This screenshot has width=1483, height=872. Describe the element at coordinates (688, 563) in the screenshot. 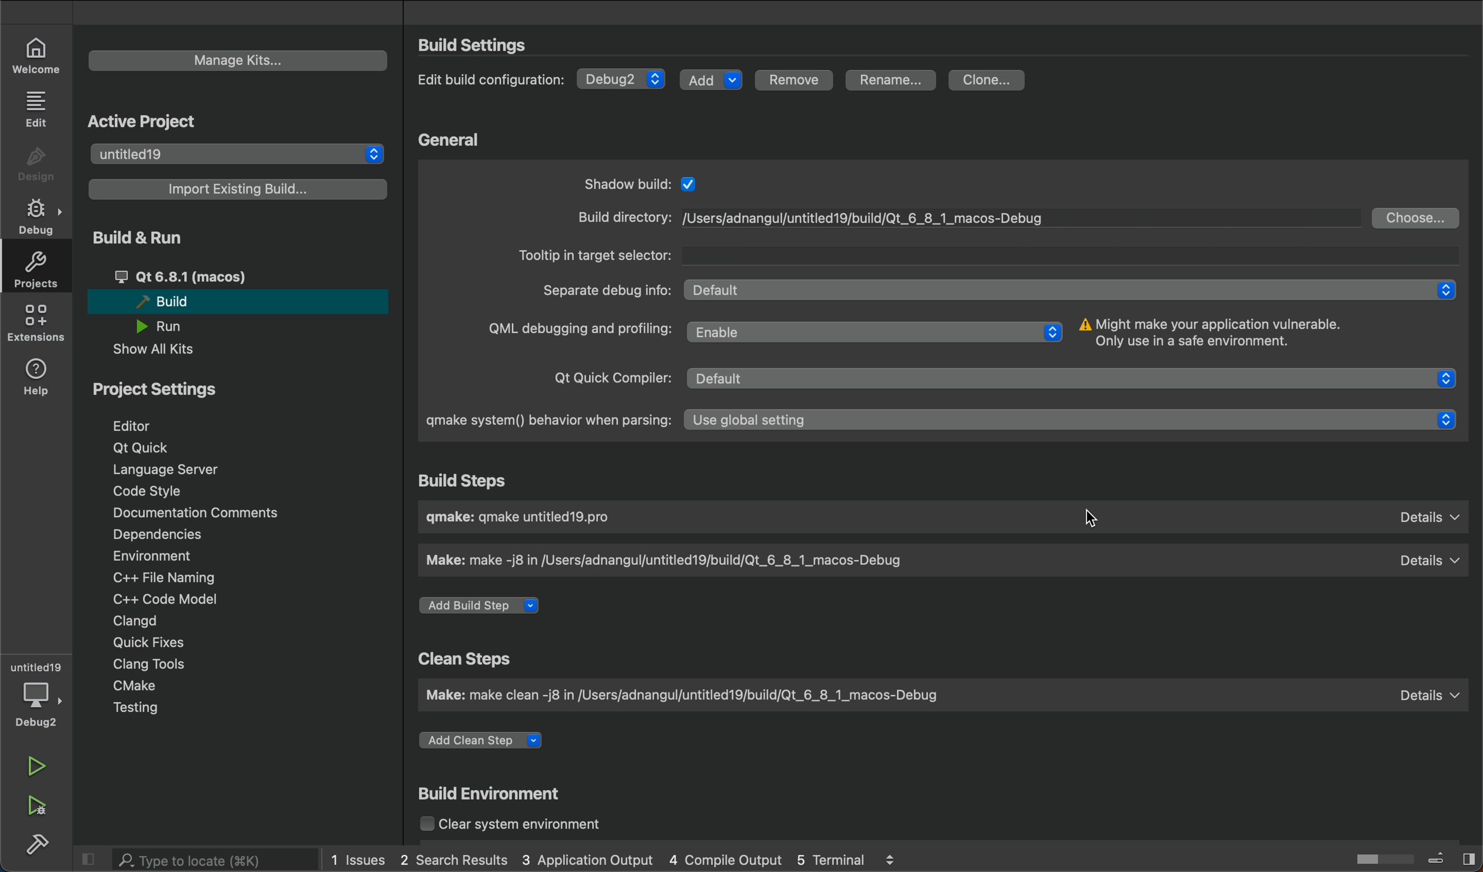

I see `make` at that location.